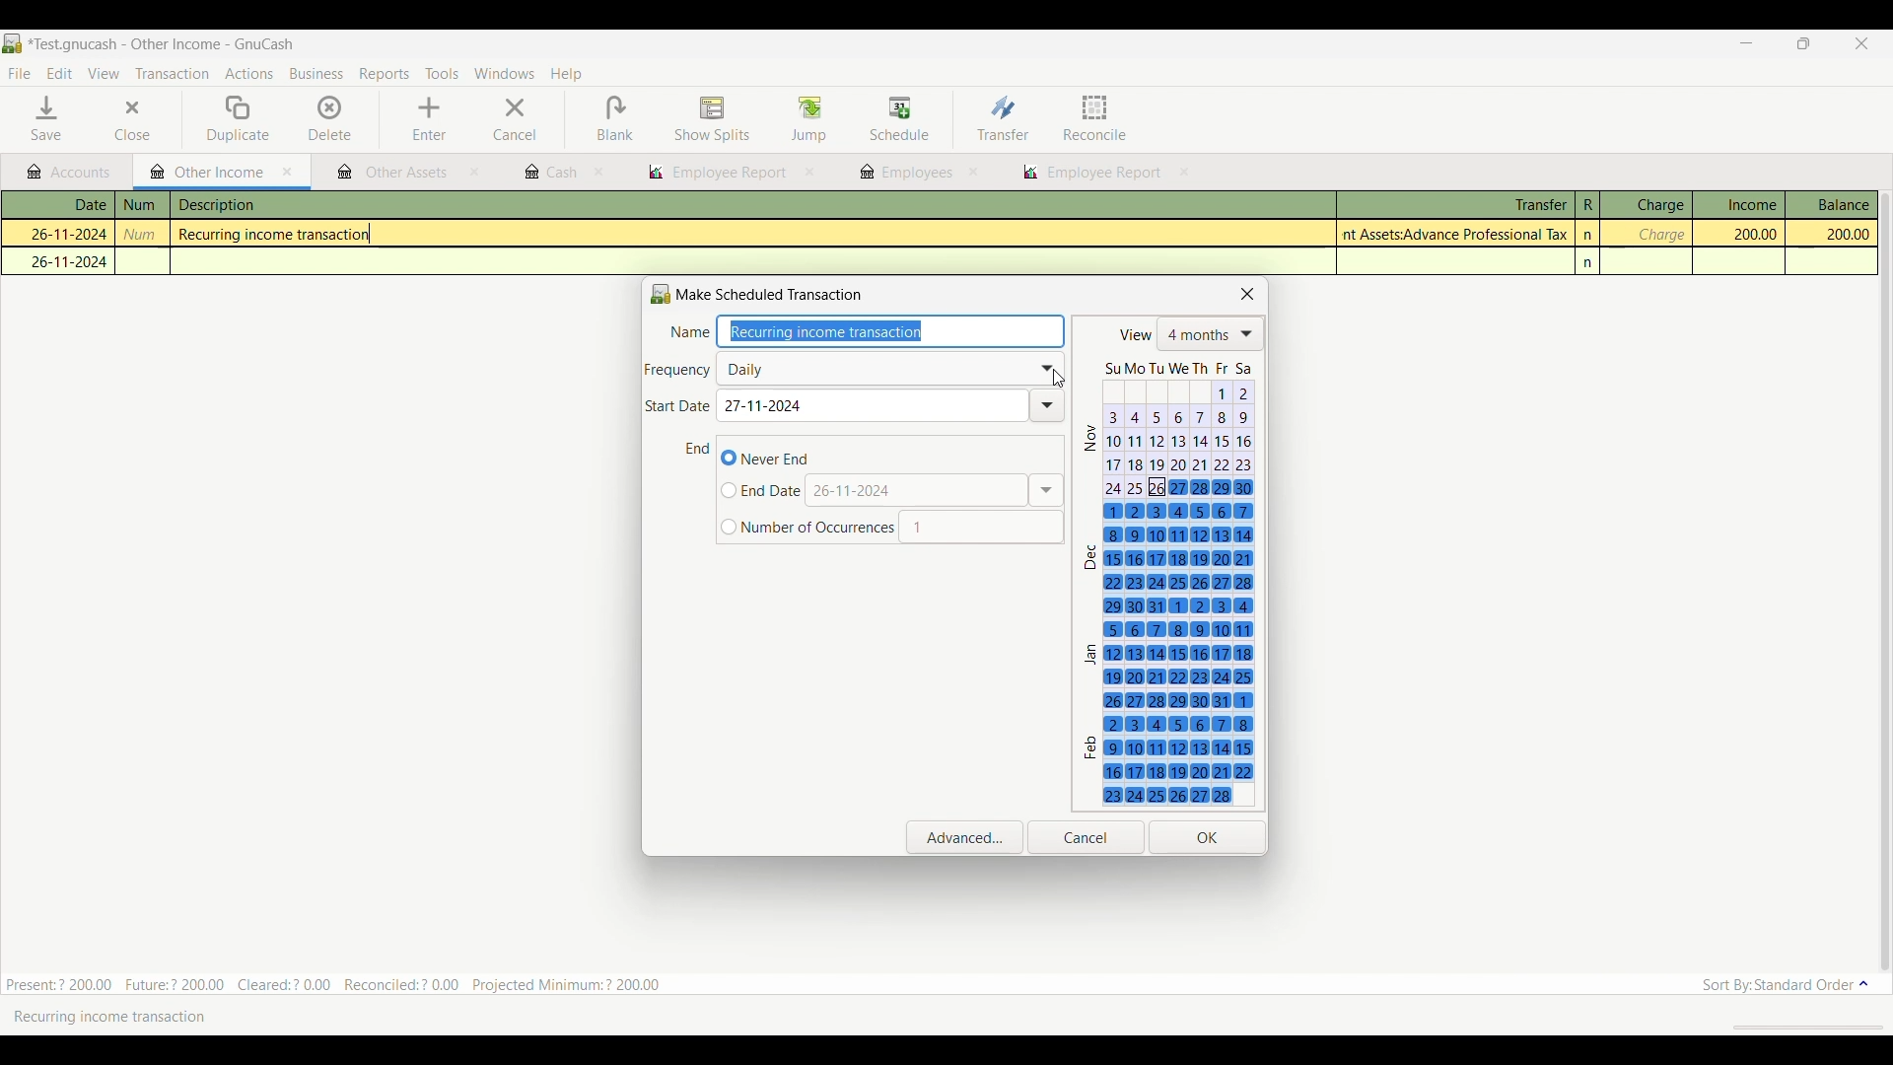 This screenshot has height=1065, width=1893. What do you see at coordinates (1248, 294) in the screenshot?
I see `Close scheduled ` at bounding box center [1248, 294].